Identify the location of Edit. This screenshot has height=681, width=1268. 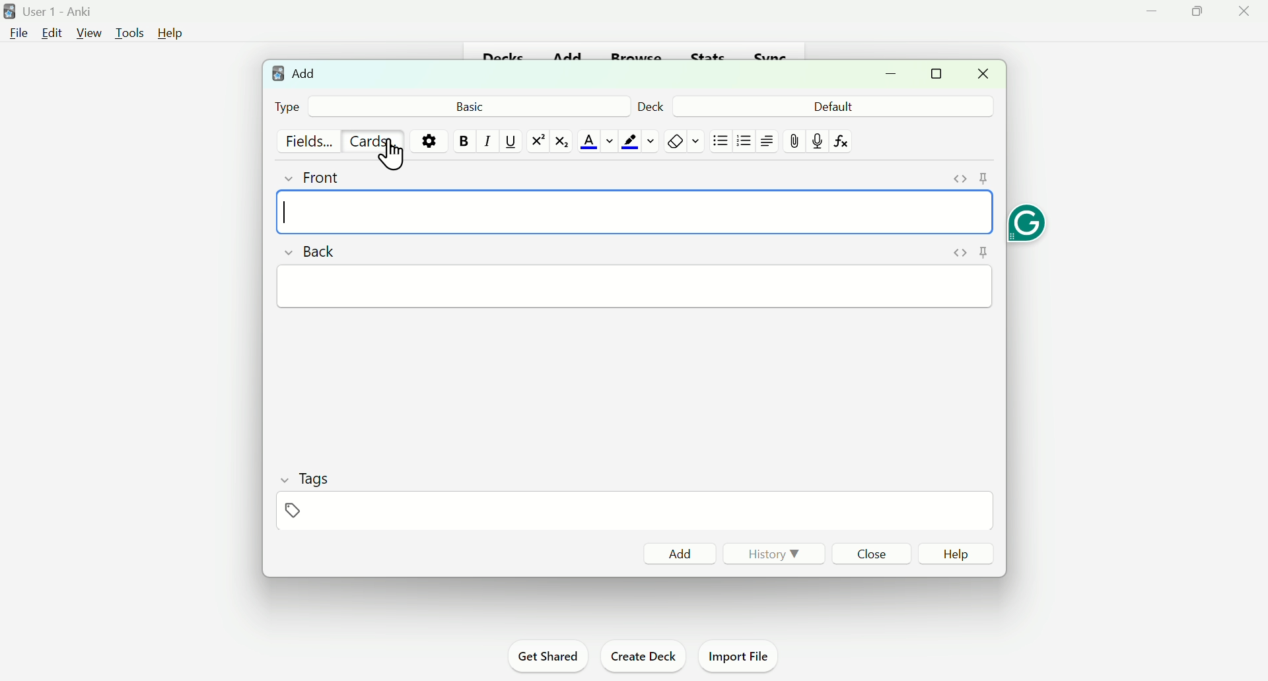
(53, 30).